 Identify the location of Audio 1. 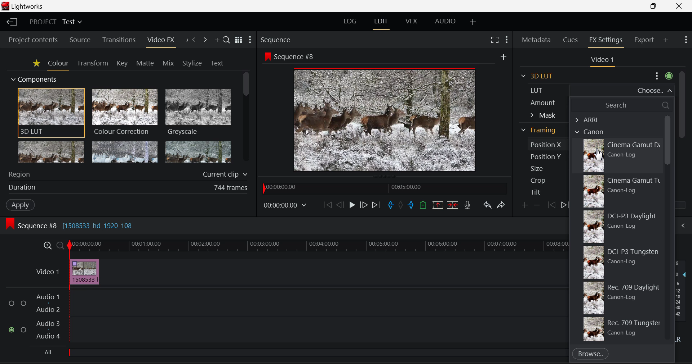
(49, 296).